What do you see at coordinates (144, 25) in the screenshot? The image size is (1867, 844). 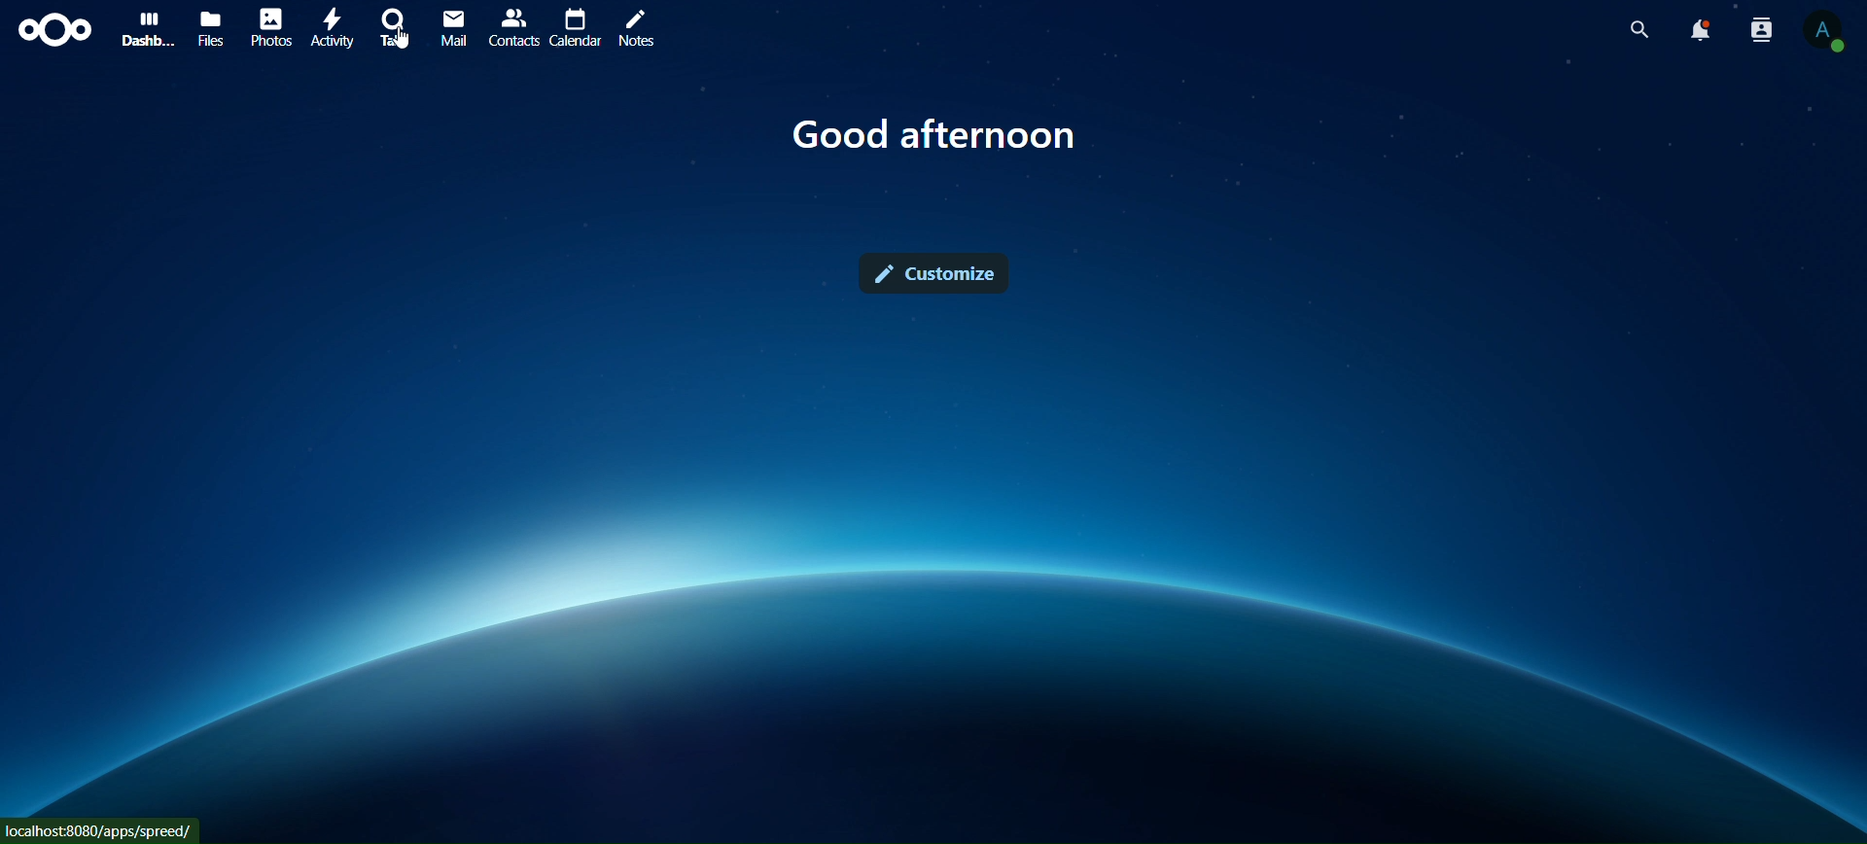 I see `dashboard` at bounding box center [144, 25].